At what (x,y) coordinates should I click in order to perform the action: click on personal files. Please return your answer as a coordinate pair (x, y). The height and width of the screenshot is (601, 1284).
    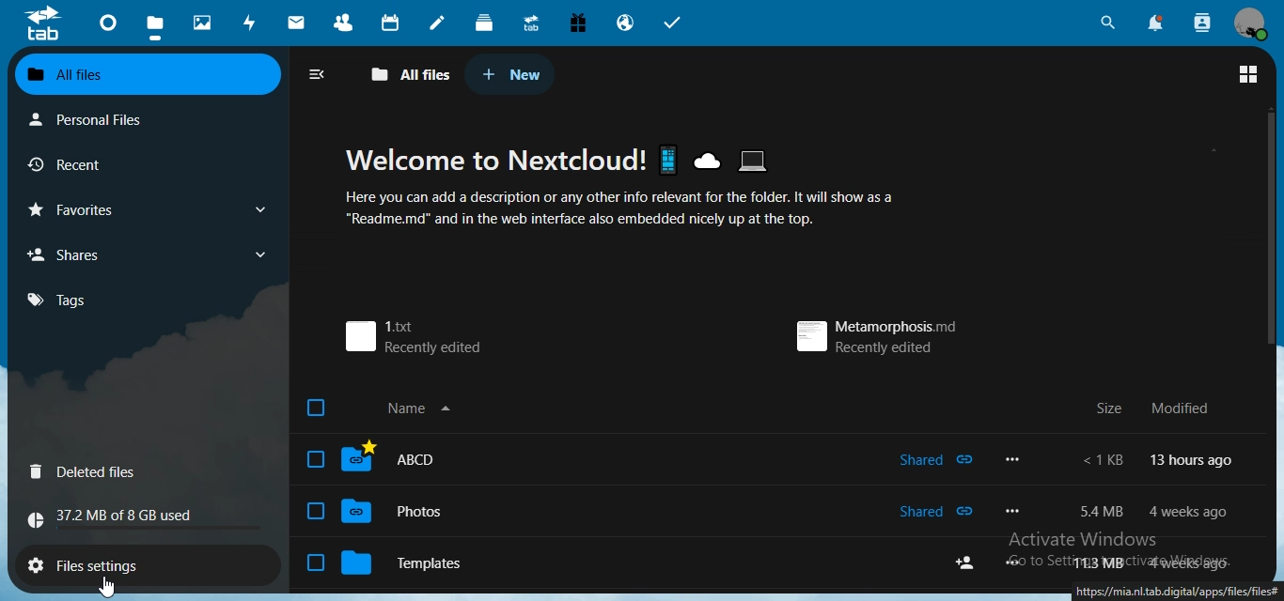
    Looking at the image, I should click on (97, 120).